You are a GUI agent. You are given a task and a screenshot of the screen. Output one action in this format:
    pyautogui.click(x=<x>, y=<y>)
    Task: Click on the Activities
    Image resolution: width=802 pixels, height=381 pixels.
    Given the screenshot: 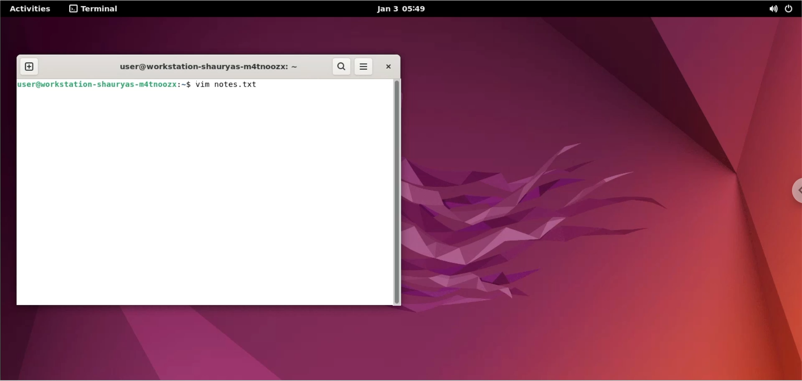 What is the action you would take?
    pyautogui.click(x=31, y=9)
    